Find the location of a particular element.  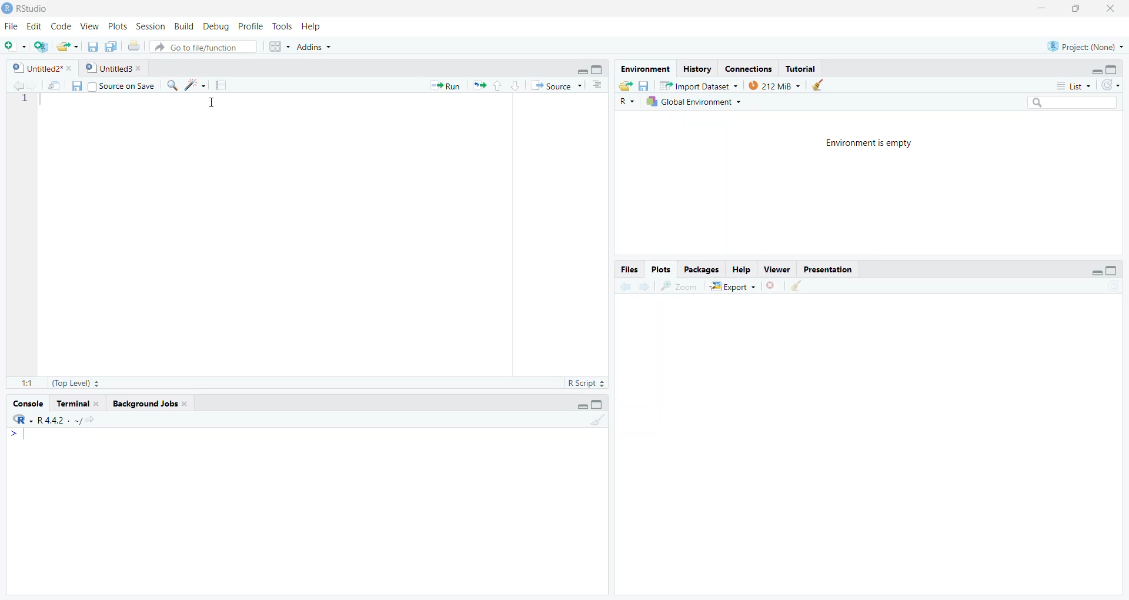

minimize is located at coordinates (574, 406).